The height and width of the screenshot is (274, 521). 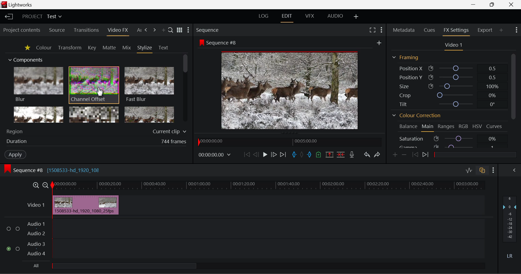 I want to click on Components Section, so click(x=25, y=59).